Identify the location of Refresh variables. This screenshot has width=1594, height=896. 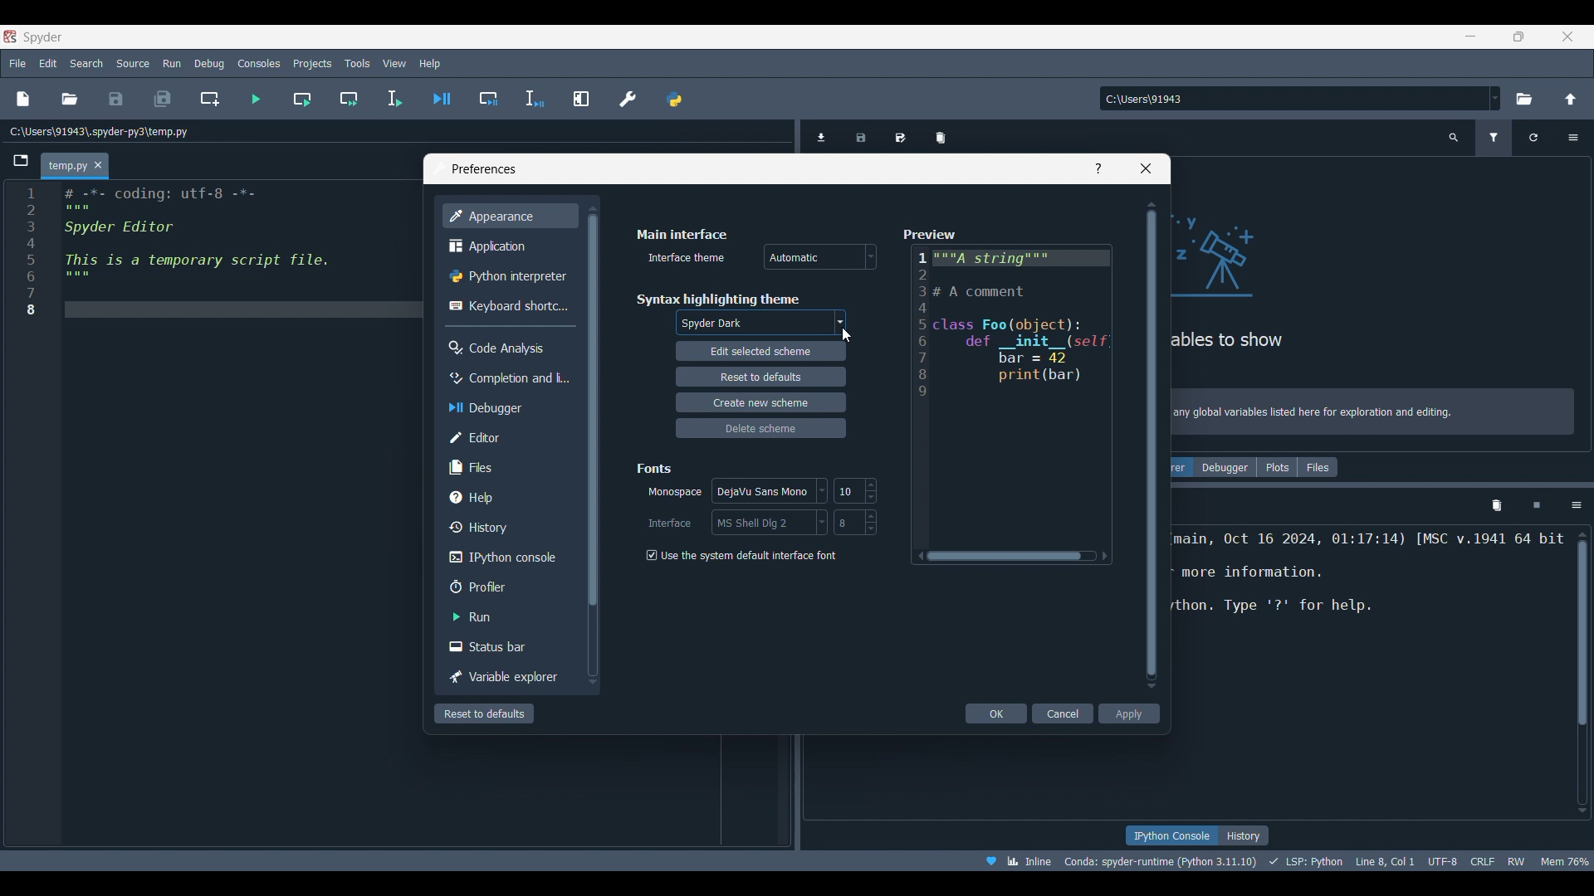
(1533, 138).